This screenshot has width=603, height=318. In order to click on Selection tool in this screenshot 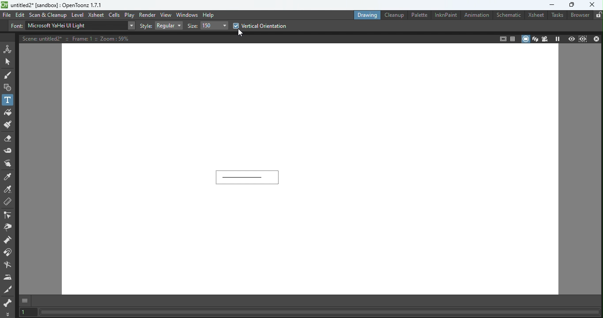, I will do `click(8, 62)`.